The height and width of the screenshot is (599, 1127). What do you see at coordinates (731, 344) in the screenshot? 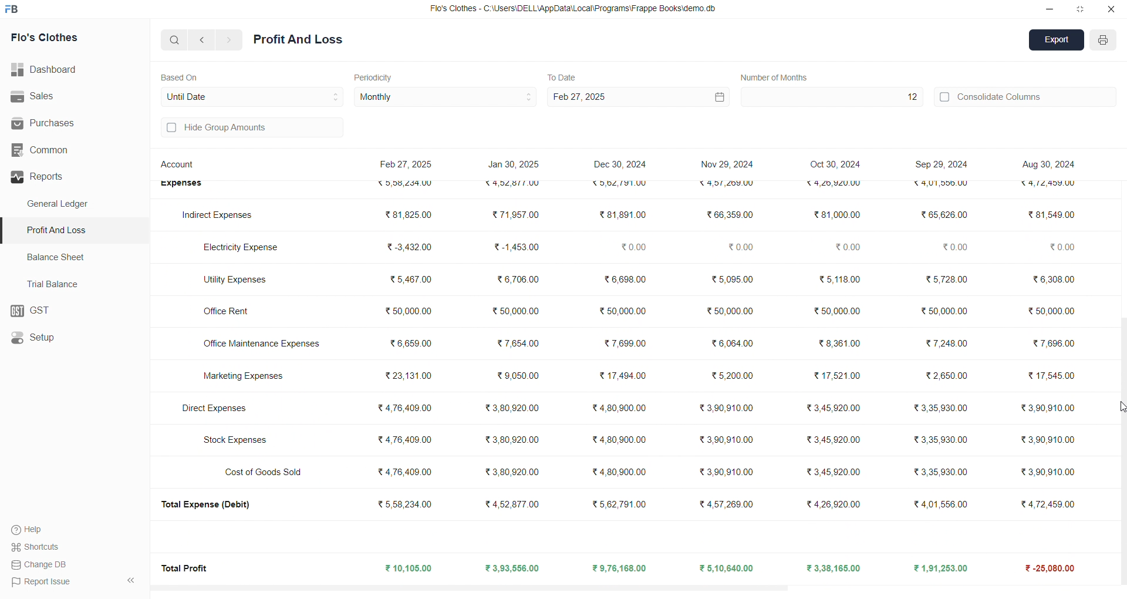
I see `₹6,064.00` at bounding box center [731, 344].